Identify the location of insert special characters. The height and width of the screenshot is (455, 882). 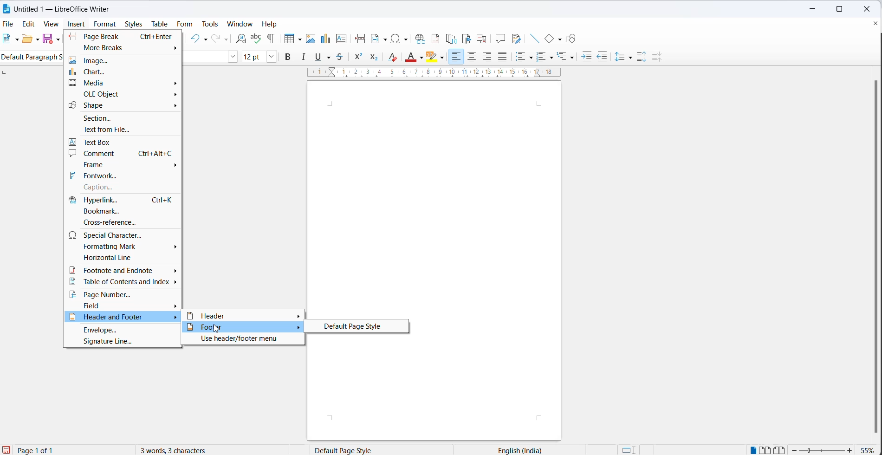
(400, 39).